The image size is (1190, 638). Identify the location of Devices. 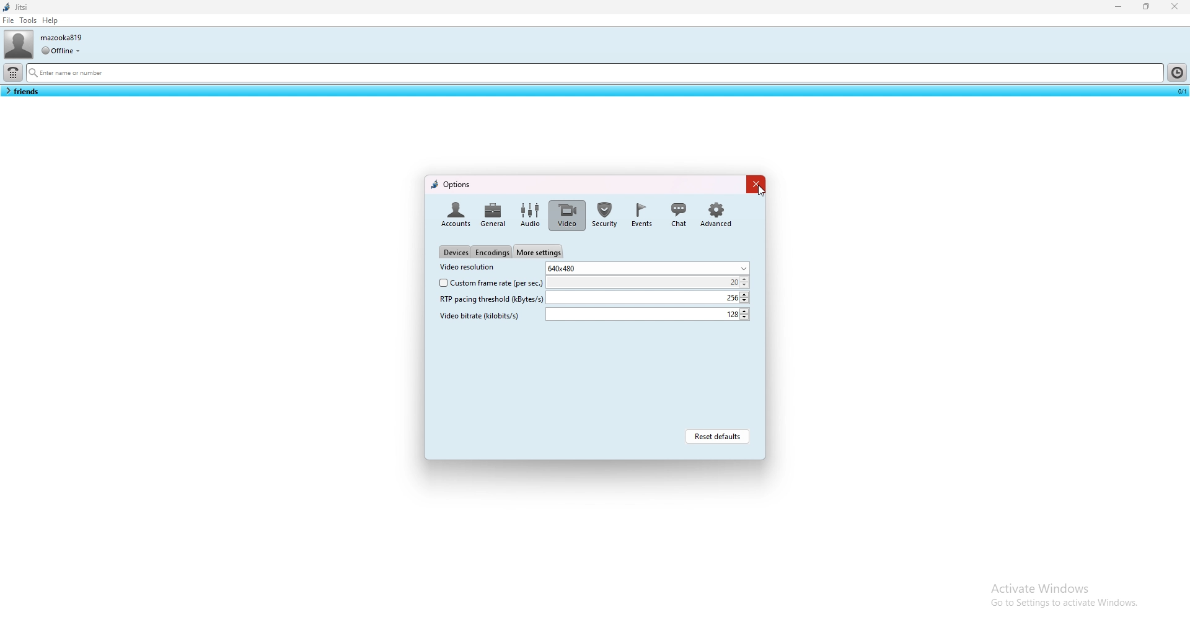
(454, 252).